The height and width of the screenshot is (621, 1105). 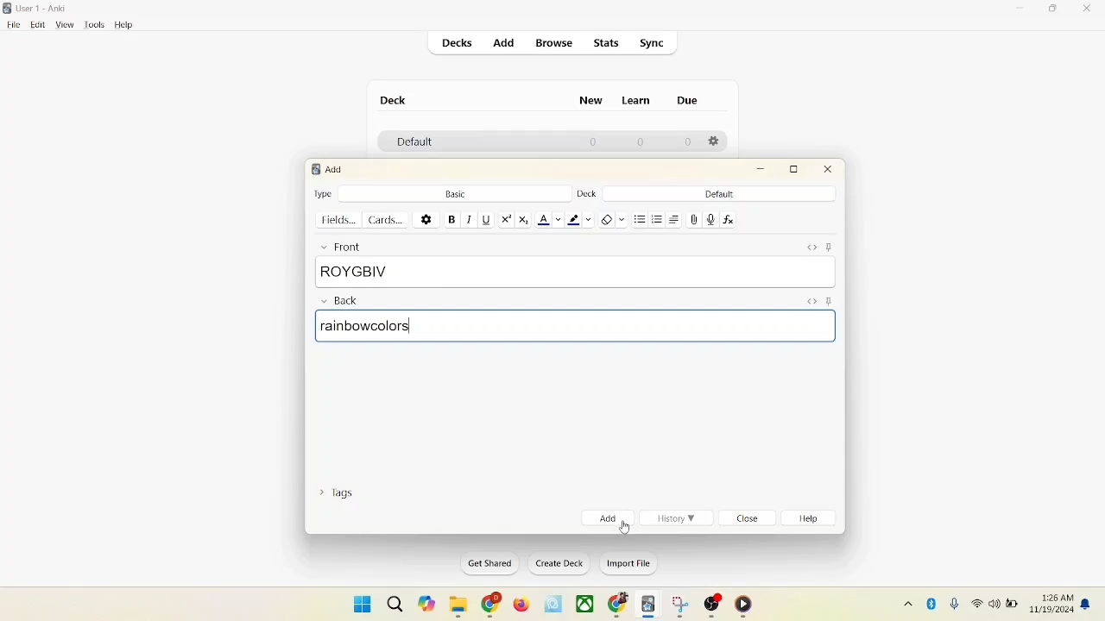 What do you see at coordinates (338, 302) in the screenshot?
I see `back` at bounding box center [338, 302].